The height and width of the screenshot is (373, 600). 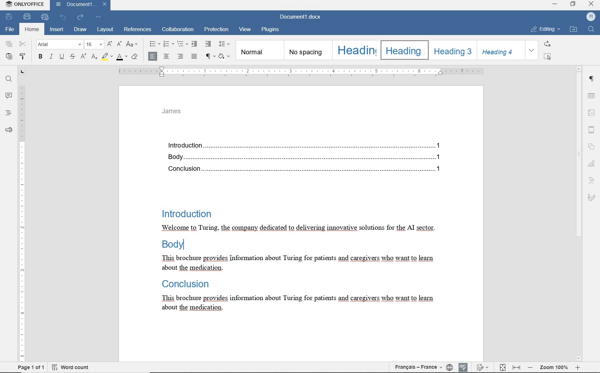 I want to click on SELECT ALL, so click(x=546, y=56).